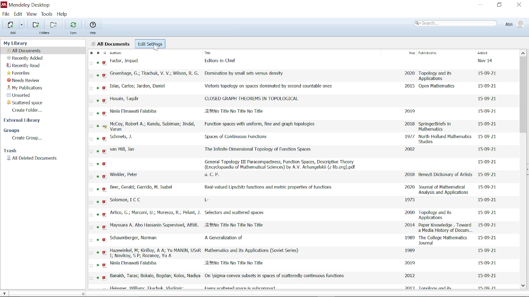 The height and width of the screenshot is (297, 529). What do you see at coordinates (94, 33) in the screenshot?
I see `Help` at bounding box center [94, 33].